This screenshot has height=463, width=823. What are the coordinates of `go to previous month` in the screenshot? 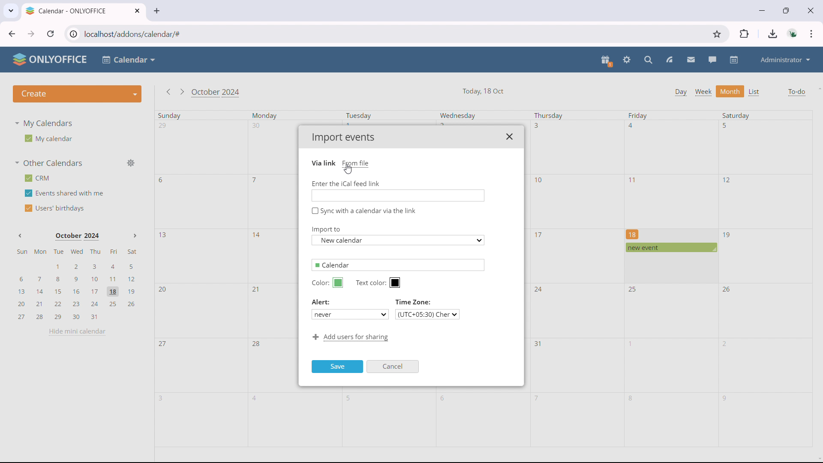 It's located at (168, 92).